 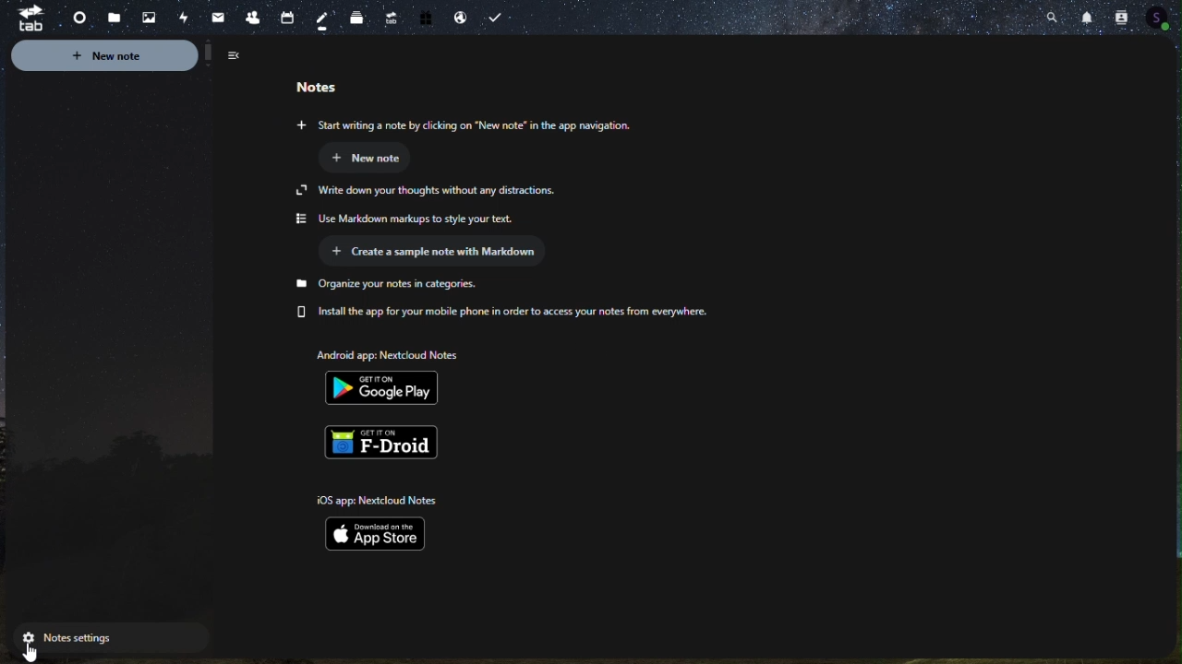 What do you see at coordinates (328, 20) in the screenshot?
I see `Notes` at bounding box center [328, 20].